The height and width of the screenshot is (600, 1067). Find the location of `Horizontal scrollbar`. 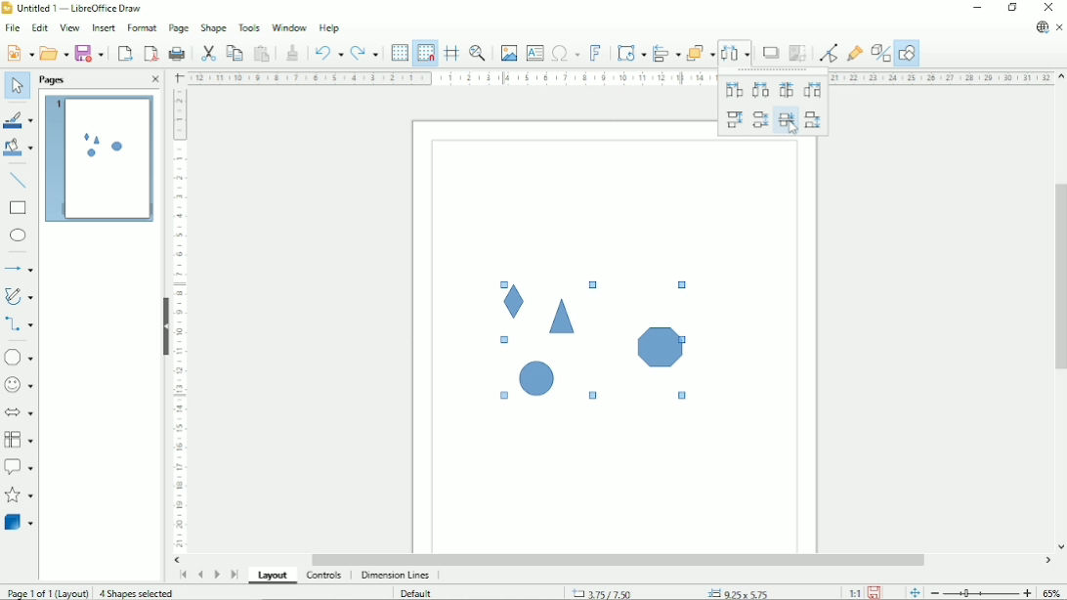

Horizontal scrollbar is located at coordinates (620, 559).